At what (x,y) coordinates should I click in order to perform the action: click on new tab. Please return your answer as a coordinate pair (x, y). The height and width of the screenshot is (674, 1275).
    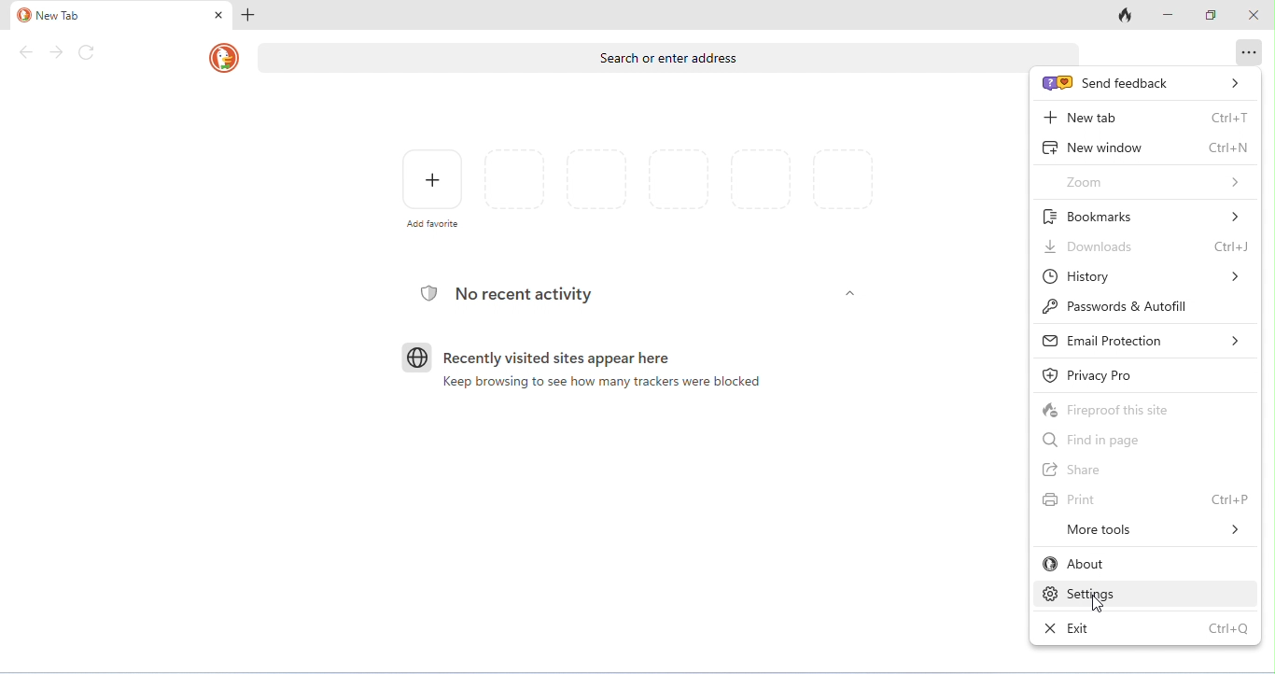
    Looking at the image, I should click on (1144, 117).